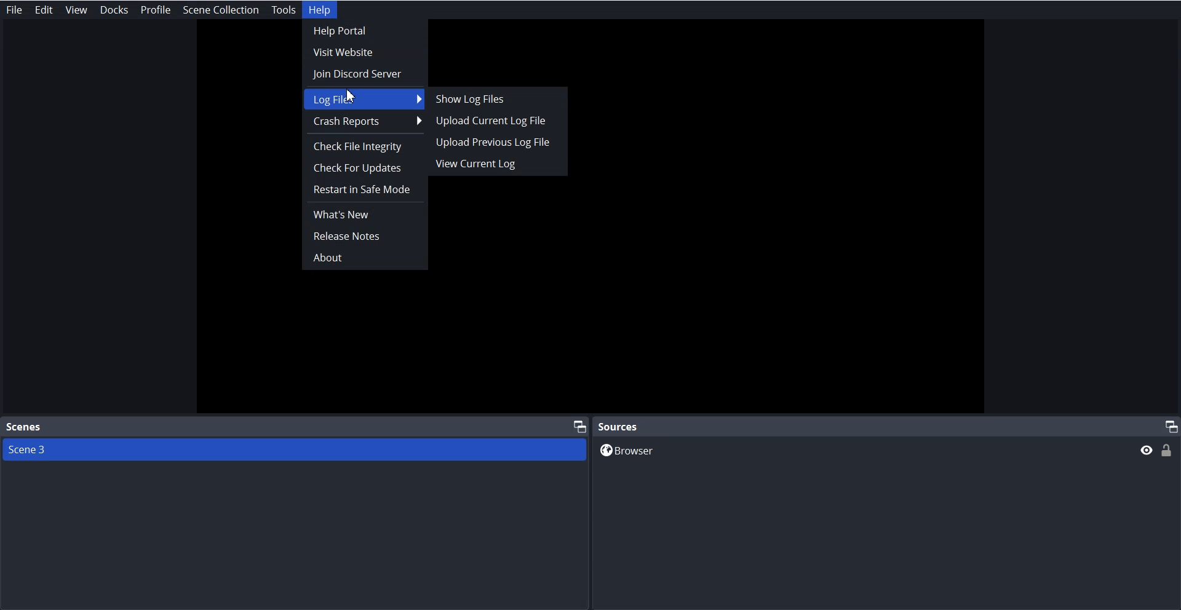 Image resolution: width=1181 pixels, height=610 pixels. What do you see at coordinates (113, 10) in the screenshot?
I see `Docks` at bounding box center [113, 10].